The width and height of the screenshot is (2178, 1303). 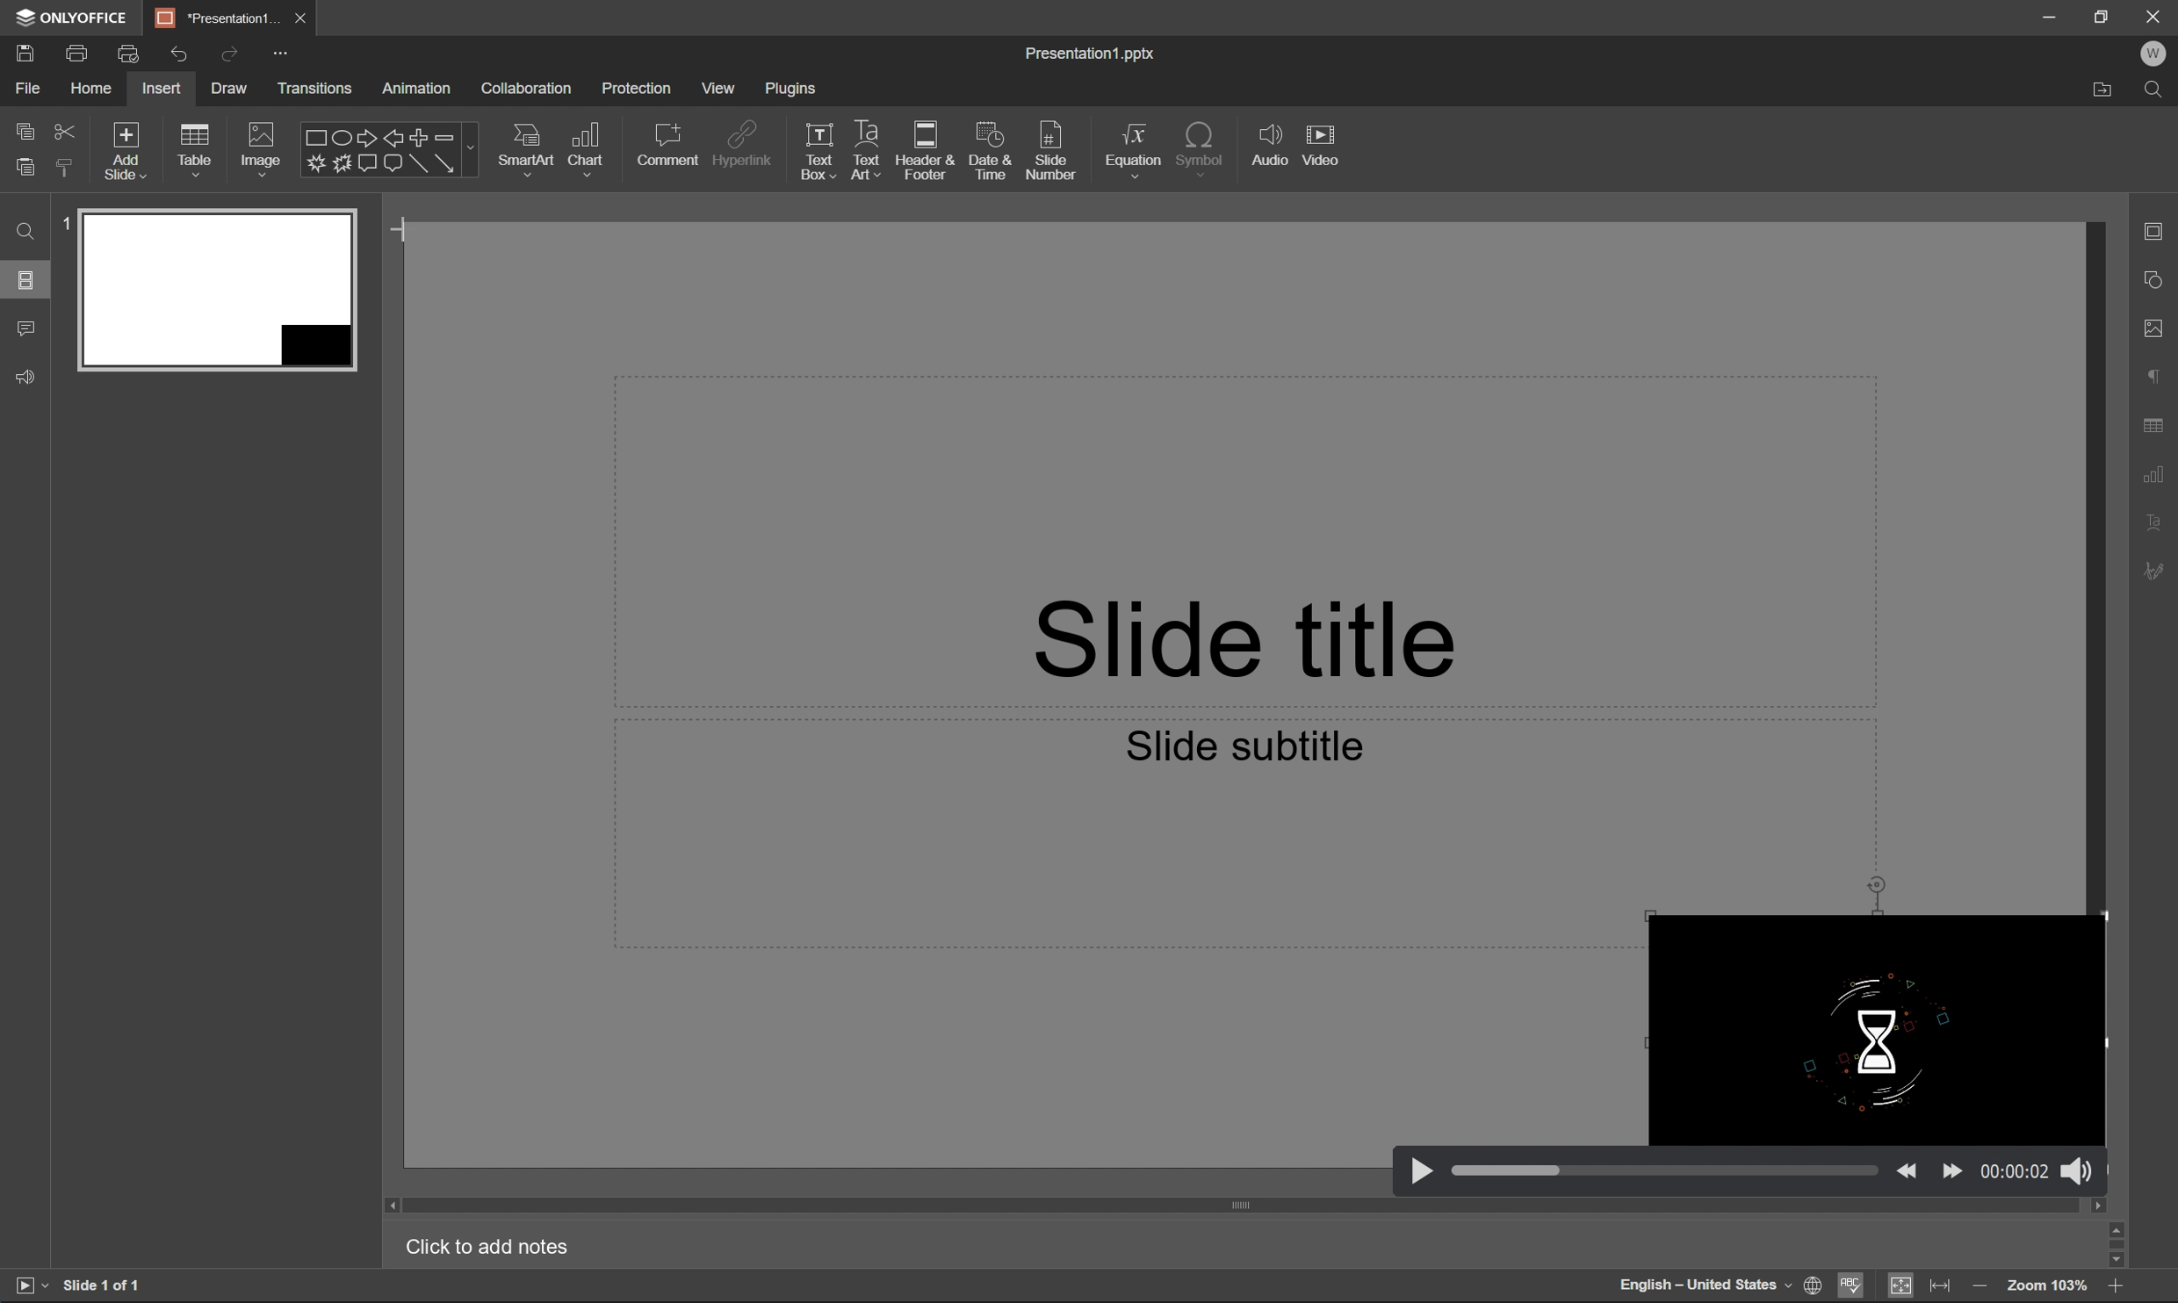 I want to click on close, so click(x=305, y=18).